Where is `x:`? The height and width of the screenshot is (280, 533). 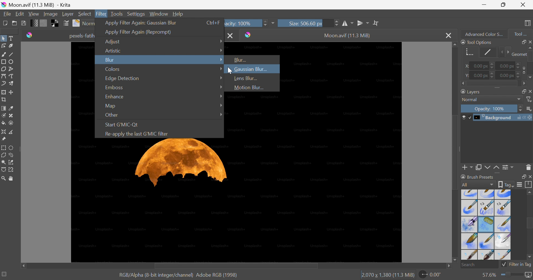
x: is located at coordinates (467, 66).